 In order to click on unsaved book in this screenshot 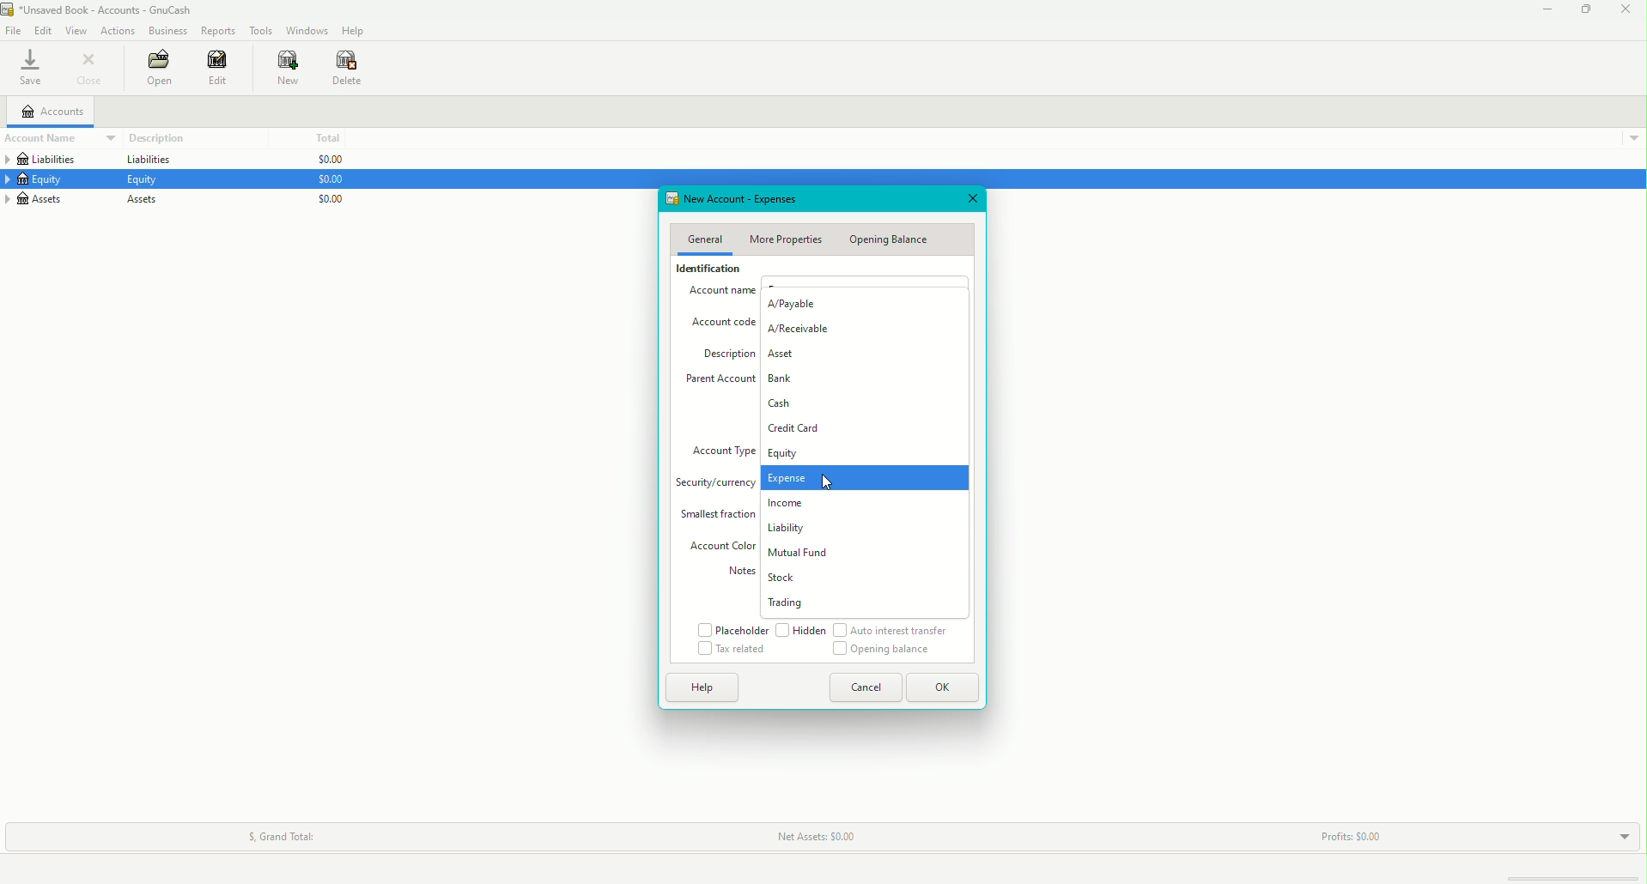, I will do `click(105, 9)`.